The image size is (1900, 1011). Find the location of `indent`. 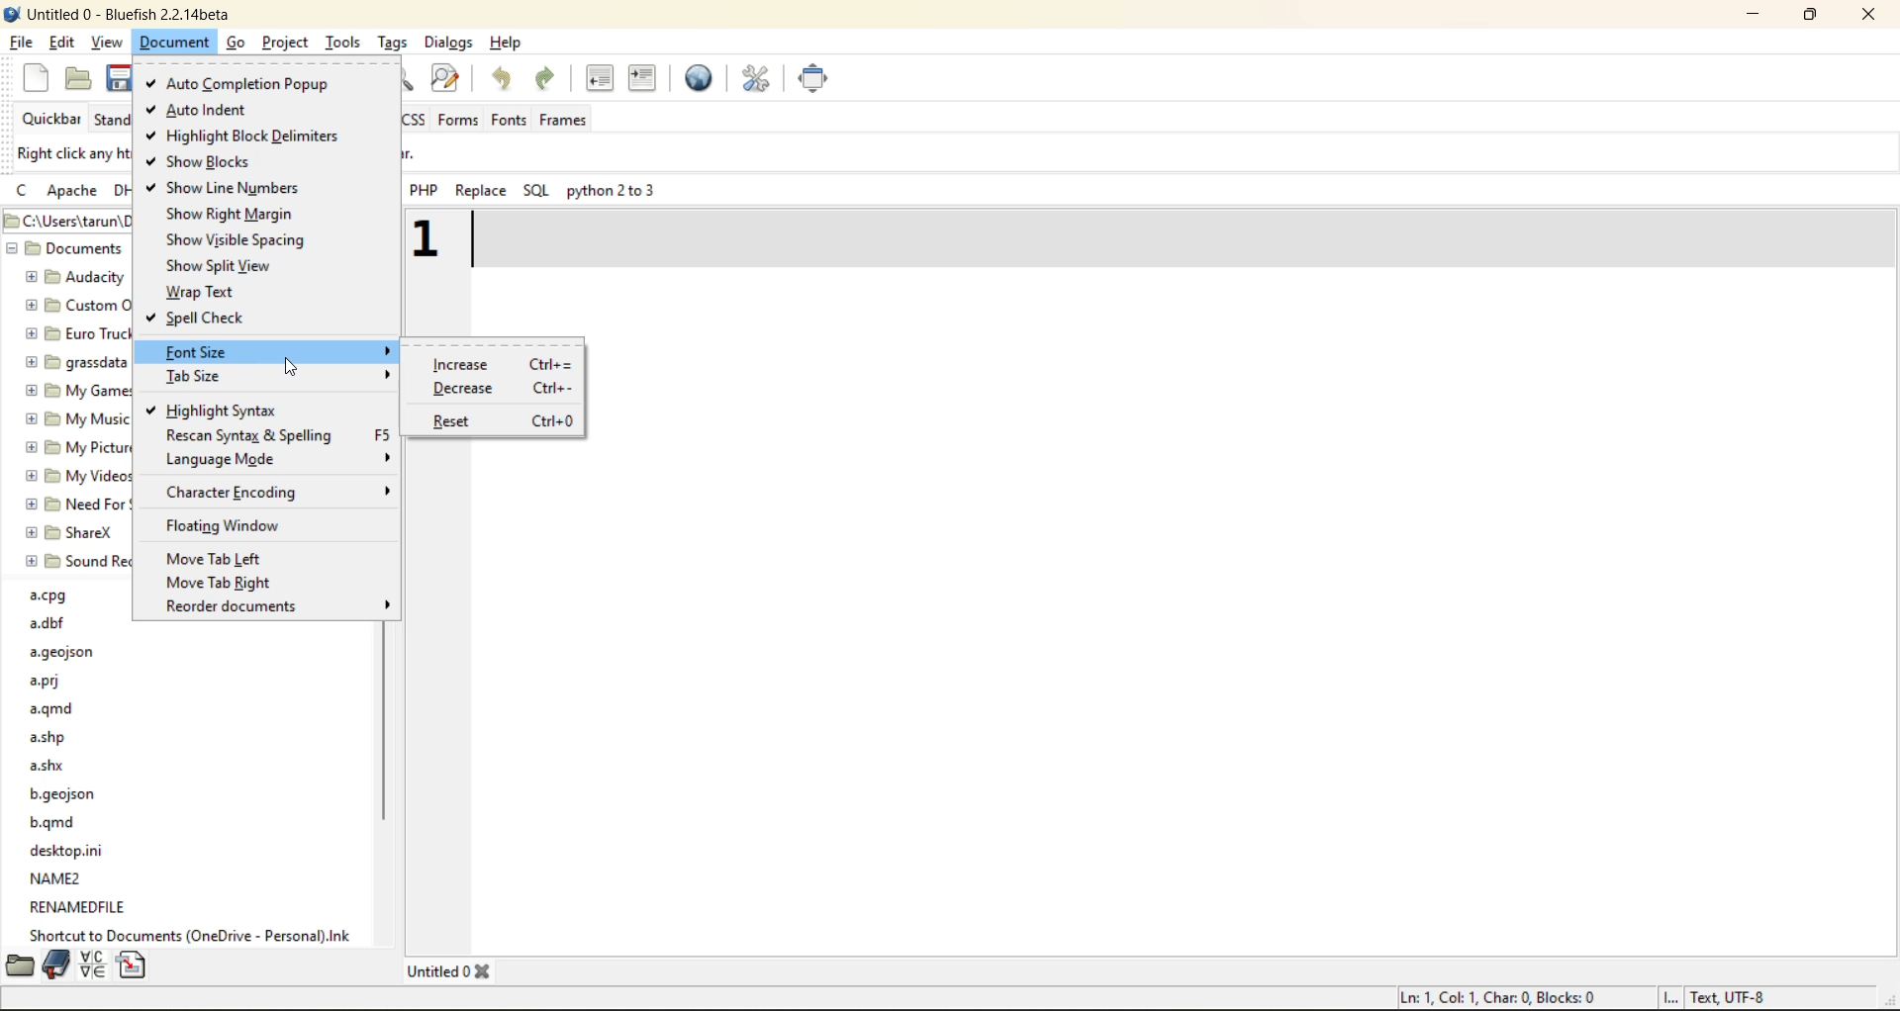

indent is located at coordinates (647, 79).